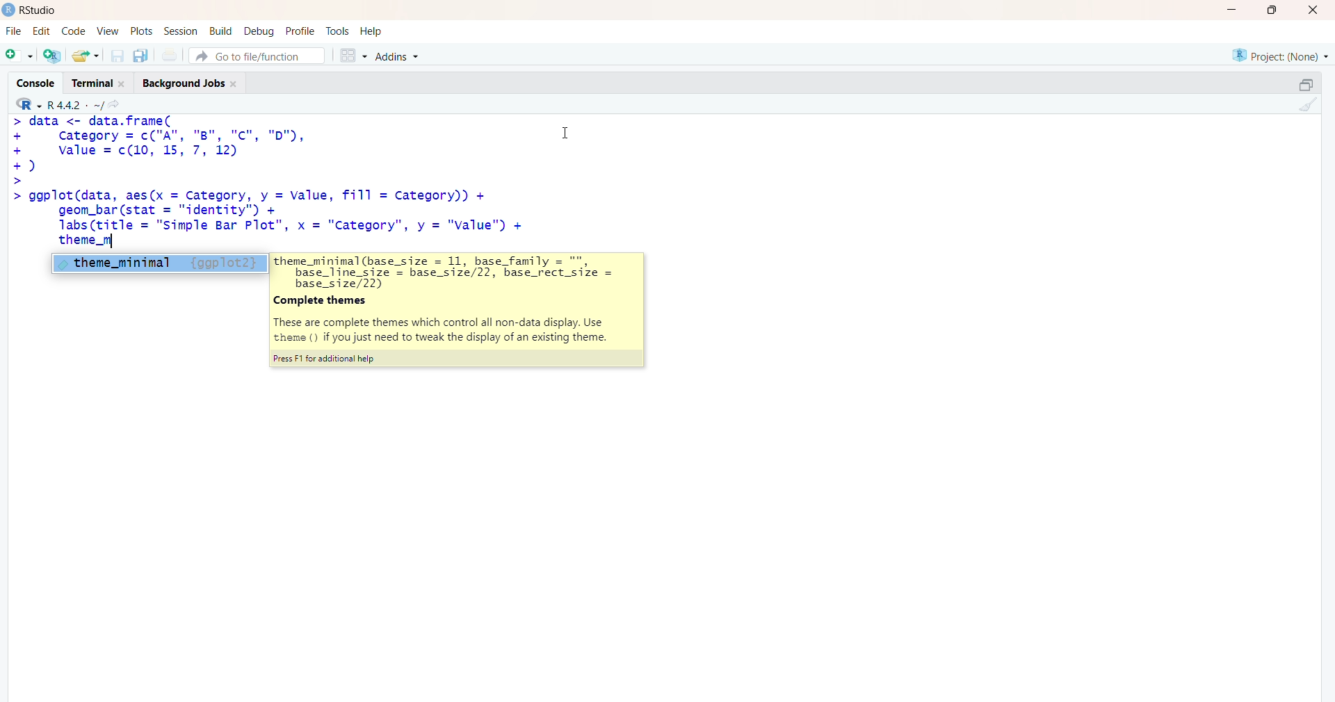  Describe the element at coordinates (143, 31) in the screenshot. I see `plots` at that location.